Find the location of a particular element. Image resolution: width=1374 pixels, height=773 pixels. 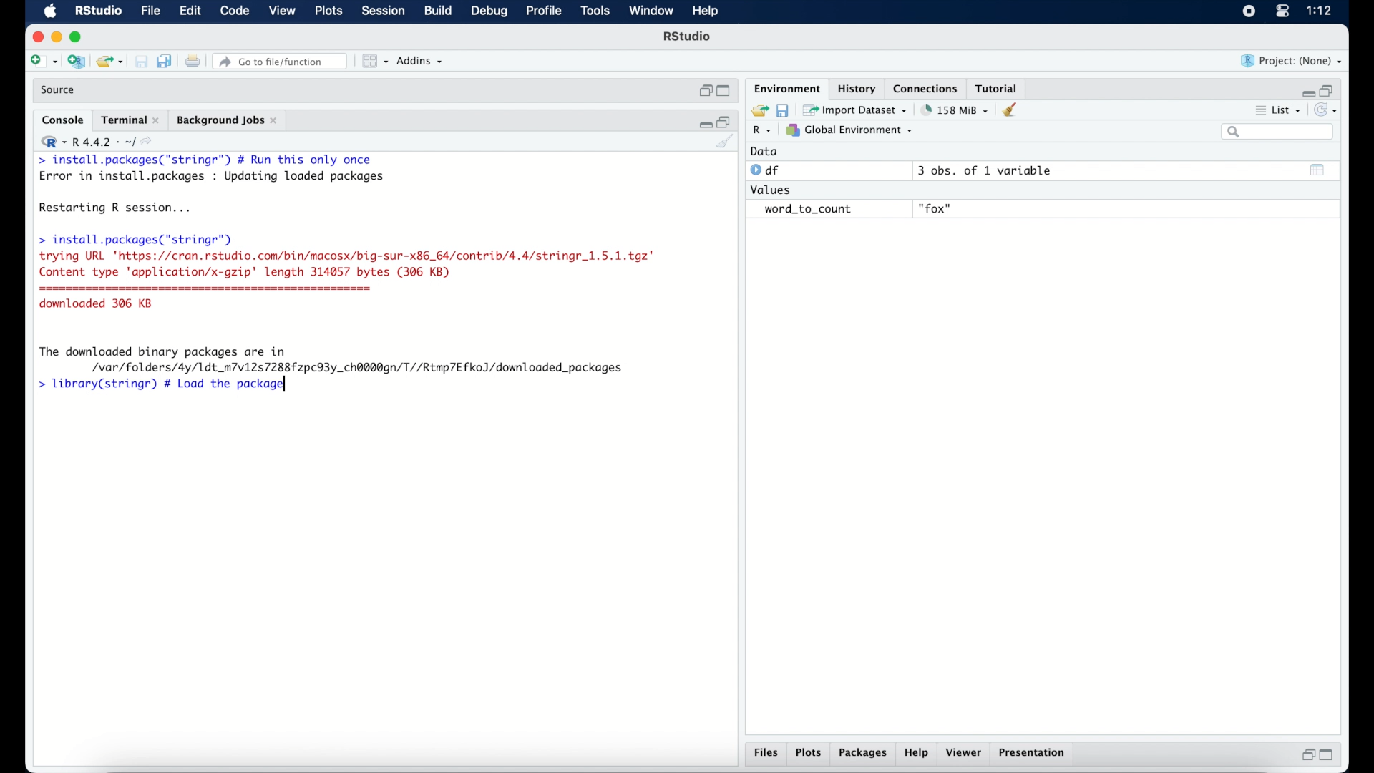

debug is located at coordinates (490, 12).